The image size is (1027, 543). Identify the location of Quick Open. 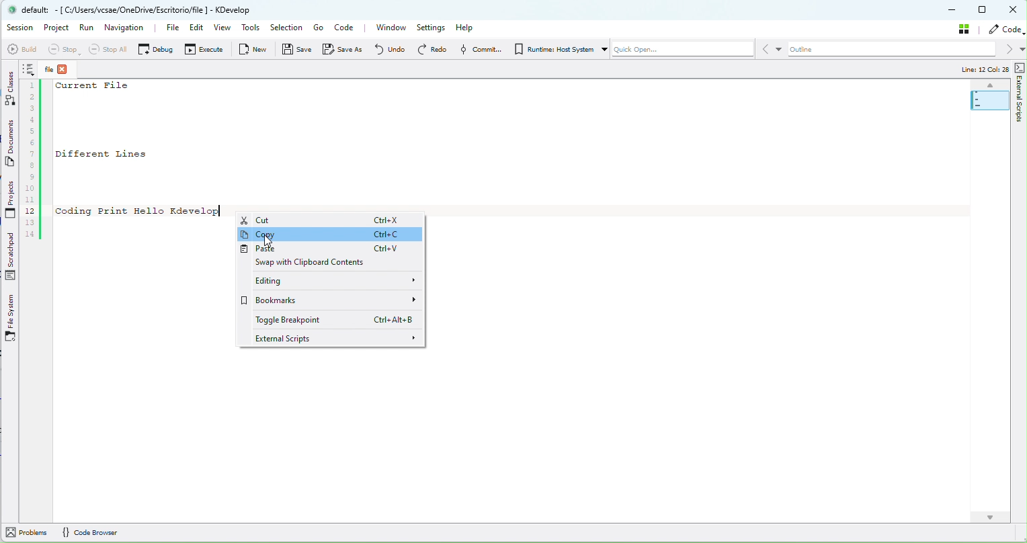
(677, 51).